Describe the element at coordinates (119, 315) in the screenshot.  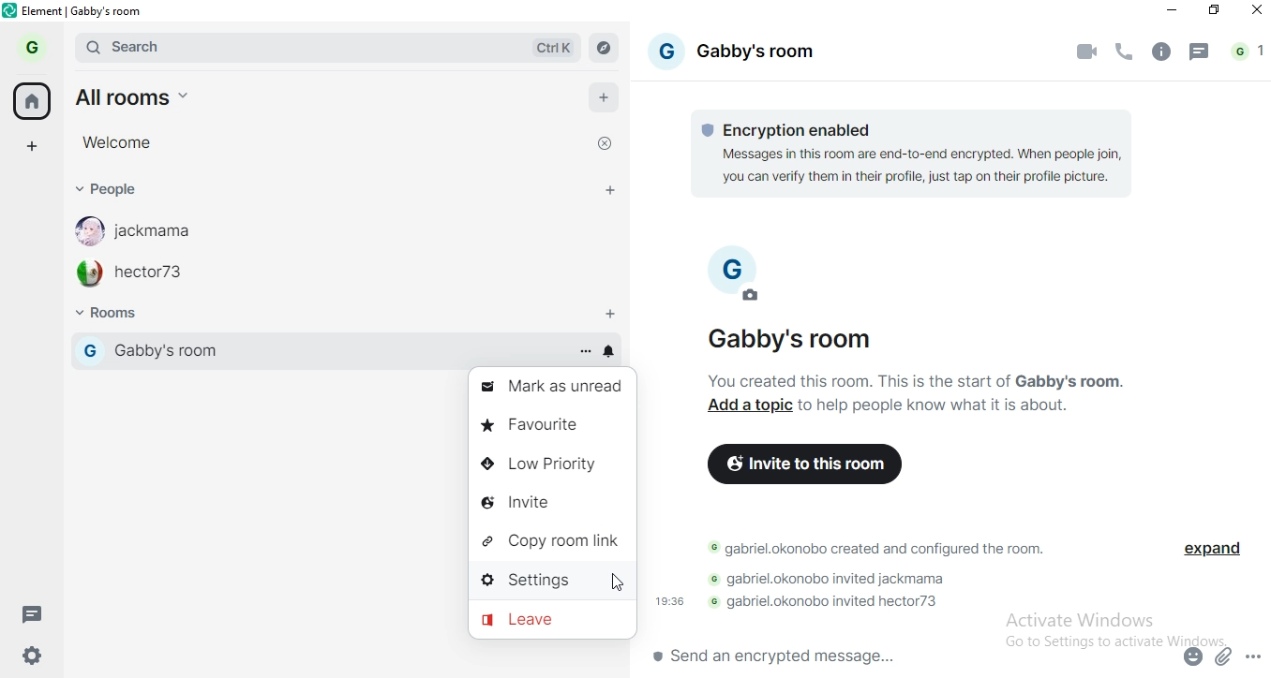
I see `rooms` at that location.